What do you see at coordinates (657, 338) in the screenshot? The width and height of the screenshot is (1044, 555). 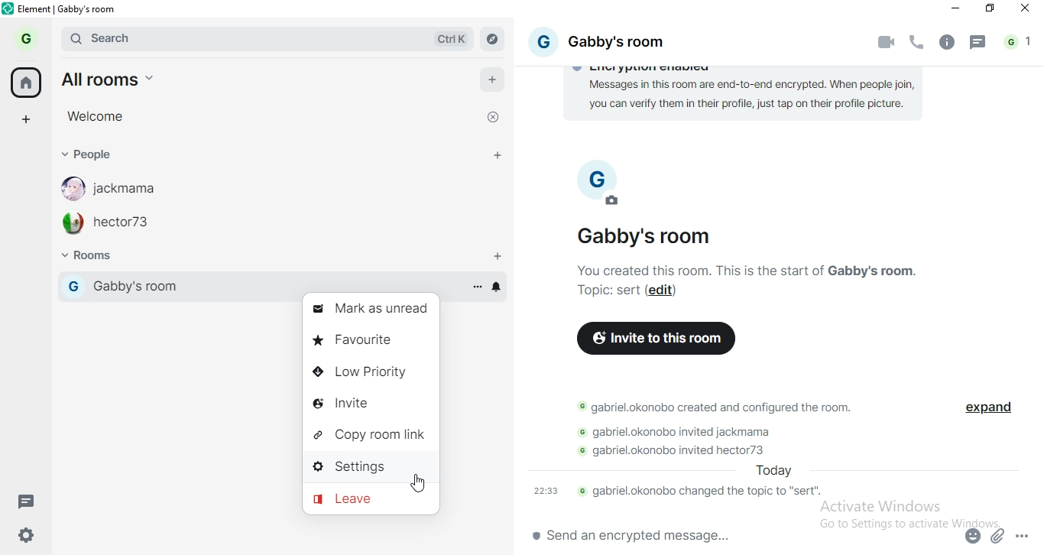 I see `invite to this room` at bounding box center [657, 338].